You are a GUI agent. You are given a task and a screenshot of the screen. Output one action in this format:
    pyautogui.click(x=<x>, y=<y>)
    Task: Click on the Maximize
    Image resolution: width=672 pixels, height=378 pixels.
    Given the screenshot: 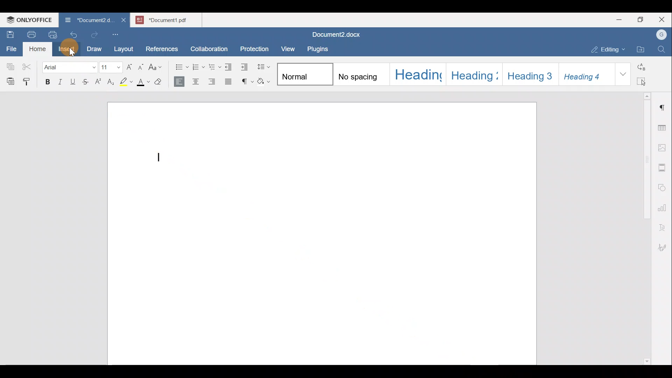 What is the action you would take?
    pyautogui.click(x=642, y=20)
    